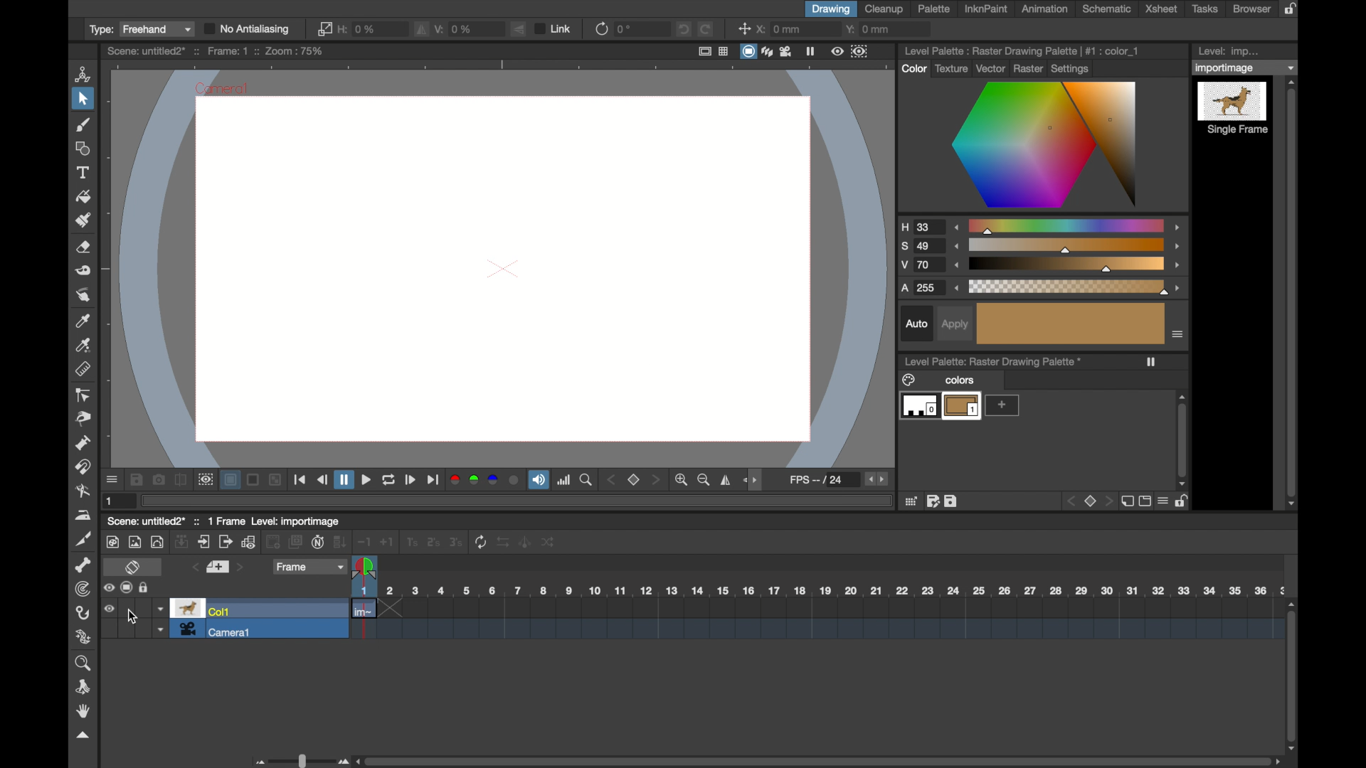 The height and width of the screenshot is (768, 1366). What do you see at coordinates (612, 480) in the screenshot?
I see `back` at bounding box center [612, 480].